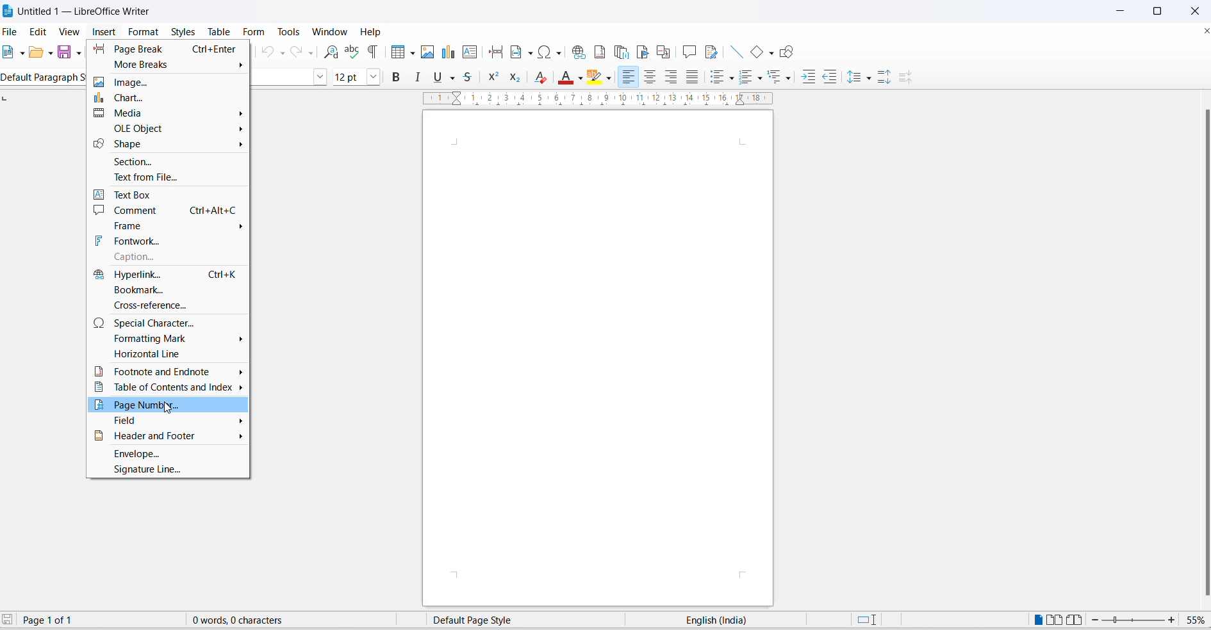 The image size is (1211, 630). Describe the element at coordinates (168, 113) in the screenshot. I see `media` at that location.